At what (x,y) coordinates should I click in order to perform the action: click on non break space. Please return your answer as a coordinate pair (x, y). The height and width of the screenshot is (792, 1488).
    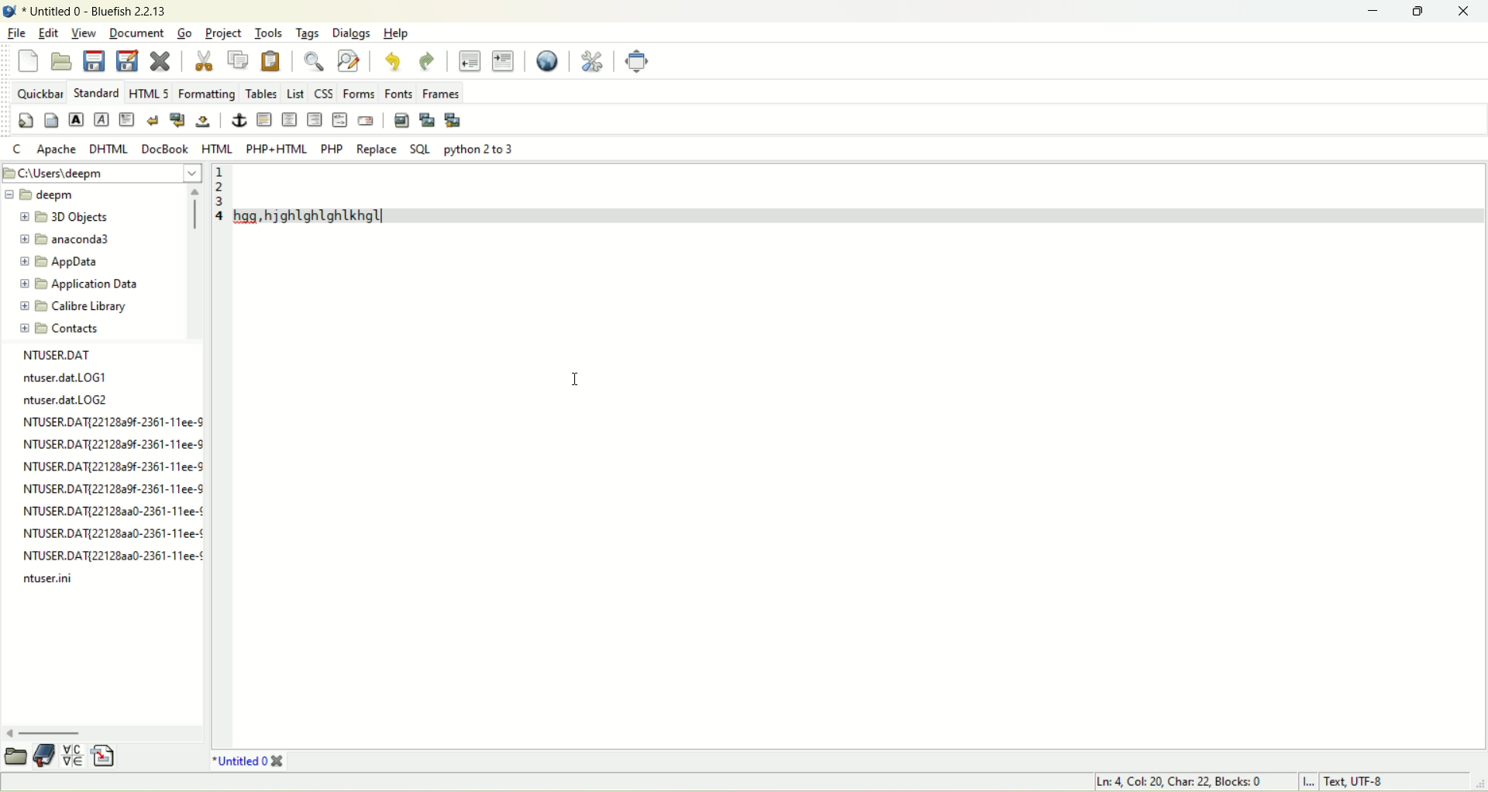
    Looking at the image, I should click on (204, 121).